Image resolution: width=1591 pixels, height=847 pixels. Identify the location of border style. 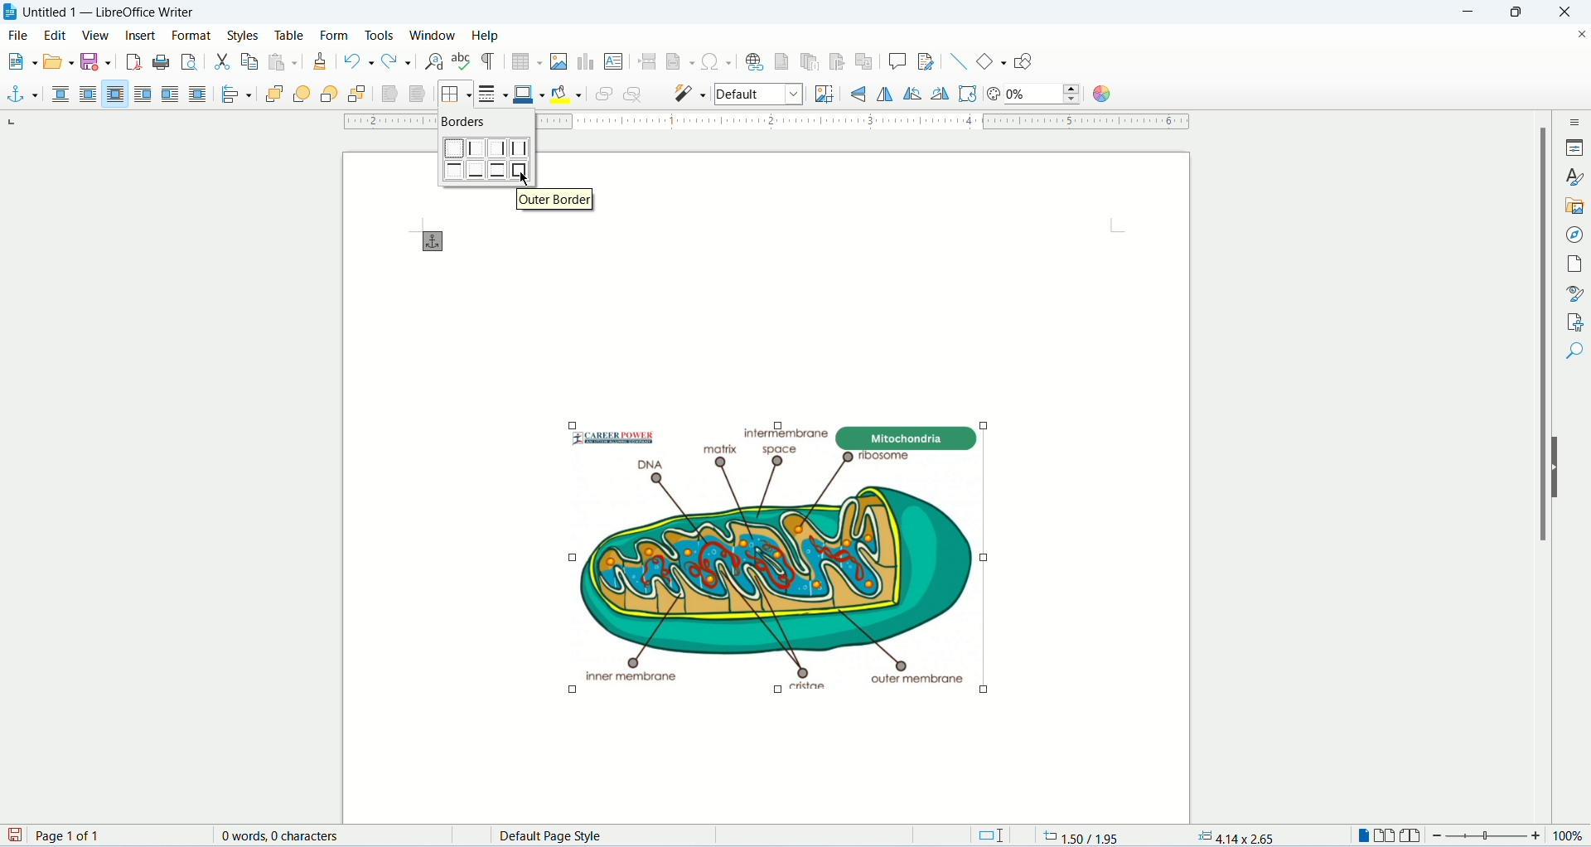
(492, 93).